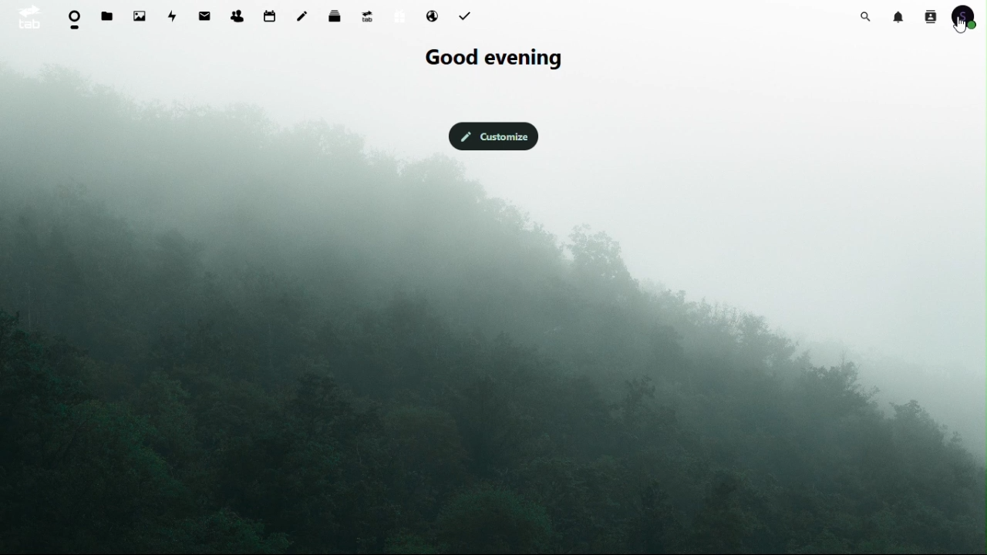 The width and height of the screenshot is (987, 555). What do you see at coordinates (491, 59) in the screenshot?
I see `Good evening` at bounding box center [491, 59].